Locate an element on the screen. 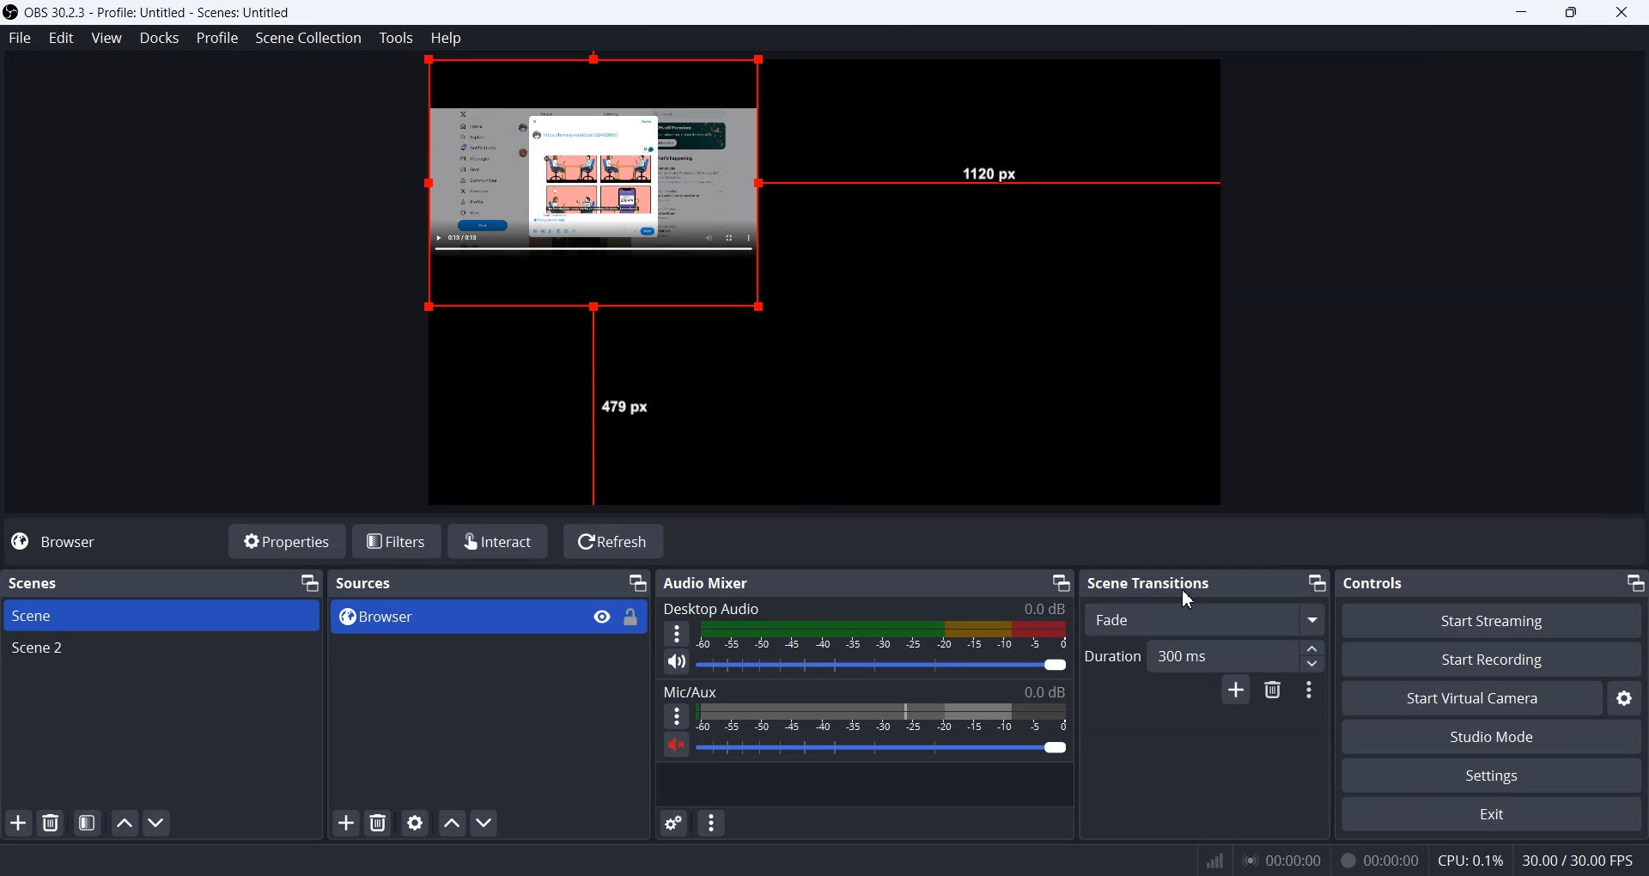 This screenshot has height=876, width=1649. Source reset is located at coordinates (599, 190).